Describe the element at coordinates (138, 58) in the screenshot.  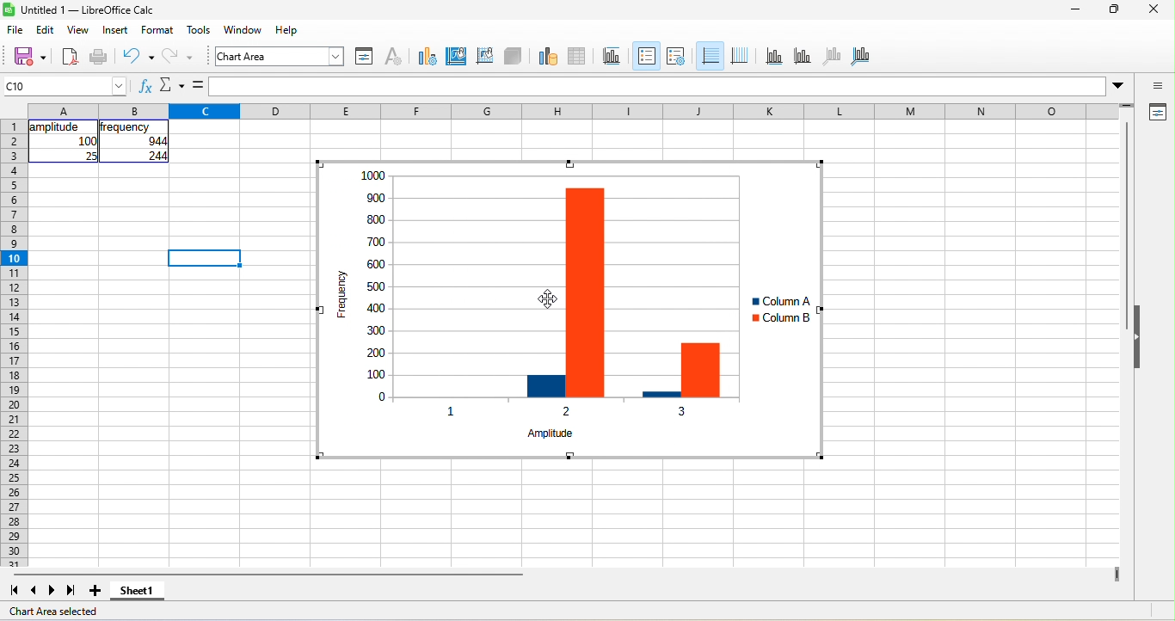
I see `undo` at that location.